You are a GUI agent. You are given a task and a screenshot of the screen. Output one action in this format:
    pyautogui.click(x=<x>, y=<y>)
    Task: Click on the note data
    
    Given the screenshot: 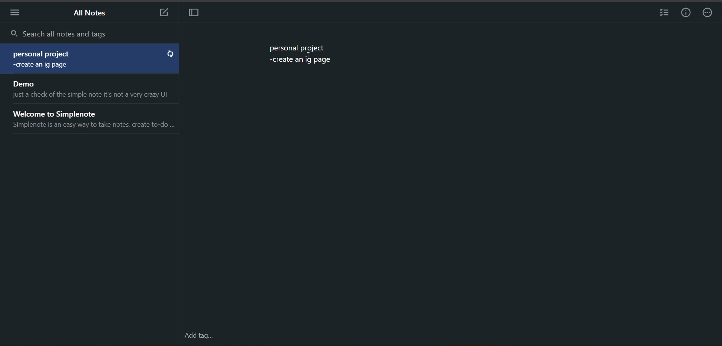 What is the action you would take?
    pyautogui.click(x=47, y=66)
    